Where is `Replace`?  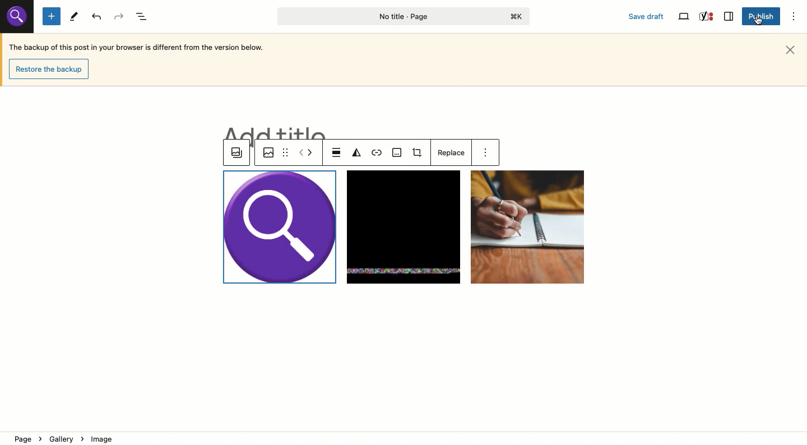
Replace is located at coordinates (449, 152).